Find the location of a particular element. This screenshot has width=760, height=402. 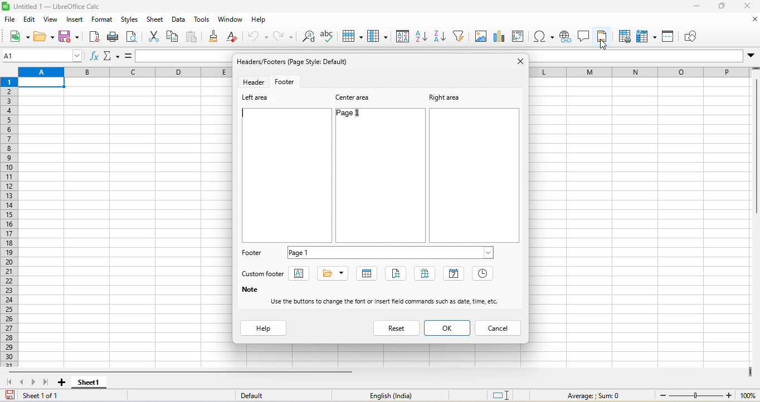

redo is located at coordinates (282, 37).